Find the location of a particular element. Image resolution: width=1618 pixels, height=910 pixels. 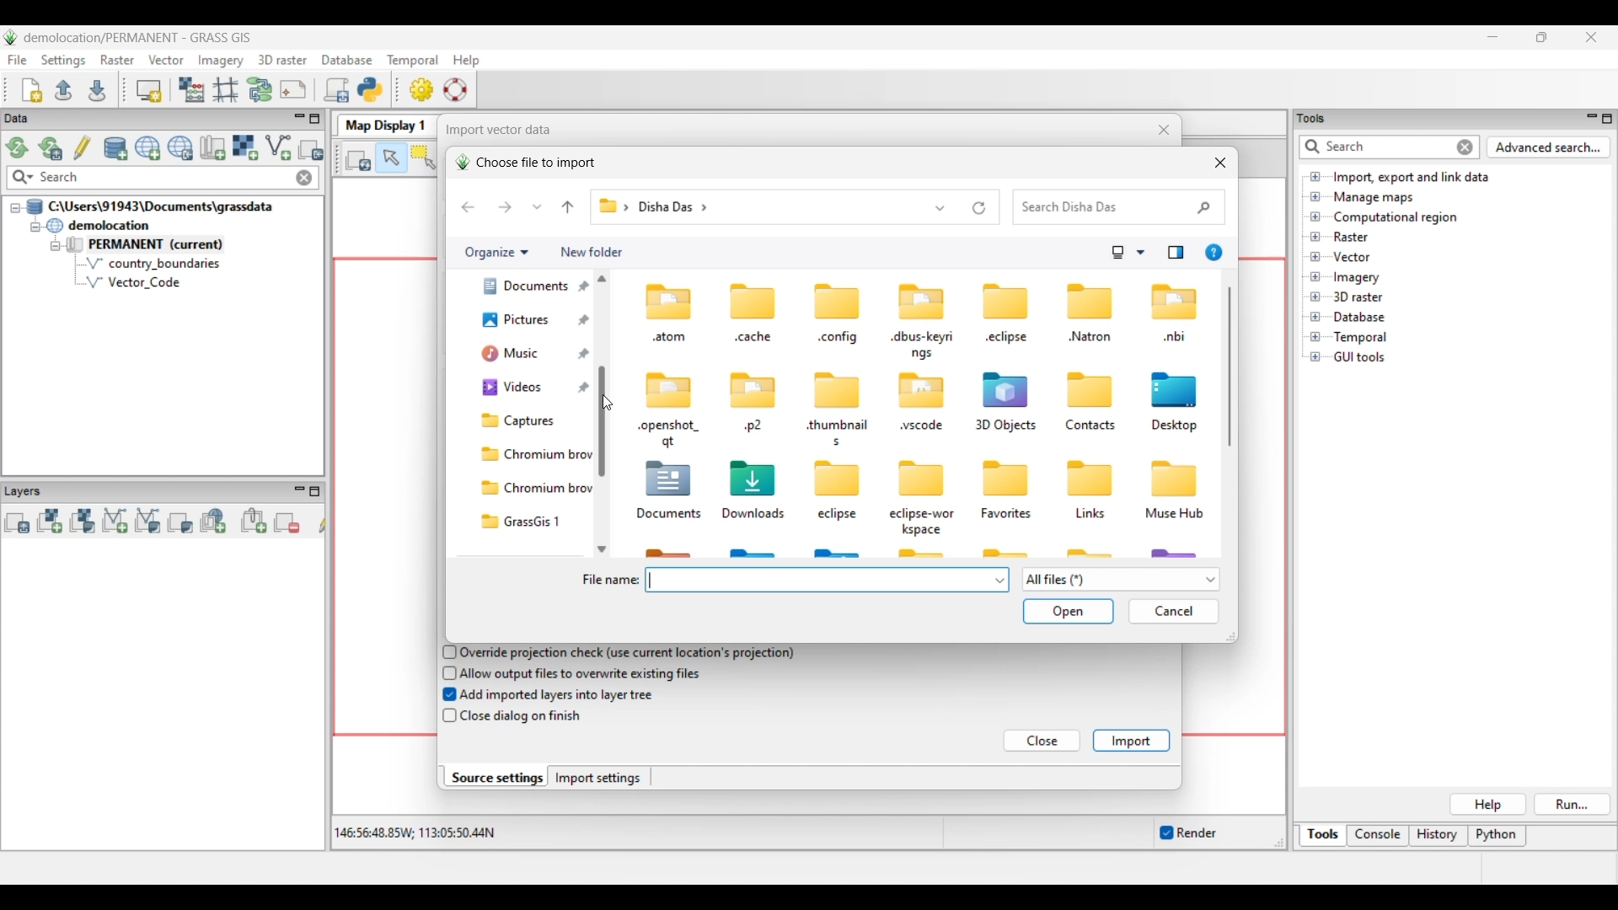

Add web service layer is located at coordinates (213, 521).